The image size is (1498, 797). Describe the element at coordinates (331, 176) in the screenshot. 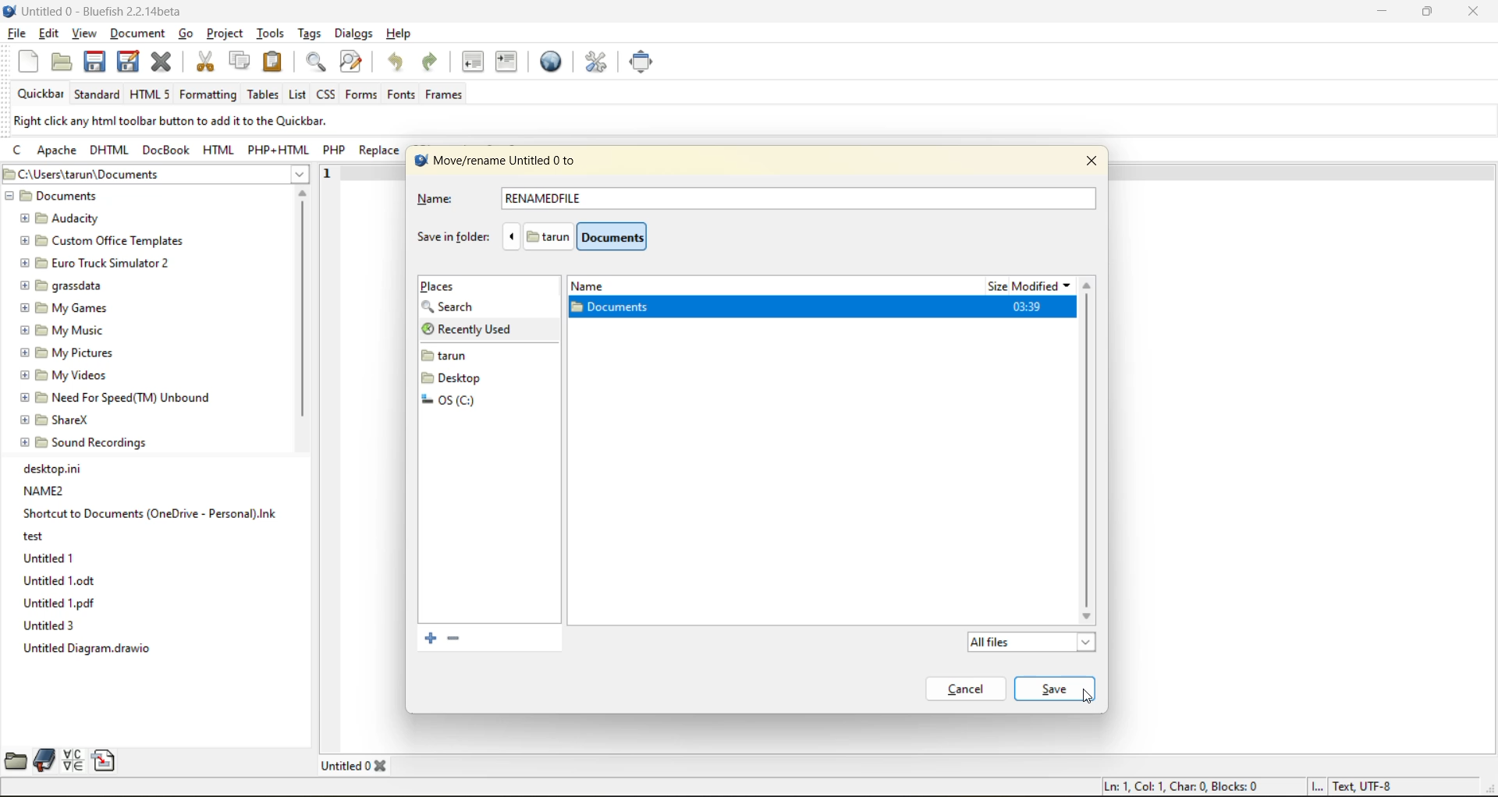

I see `1` at that location.